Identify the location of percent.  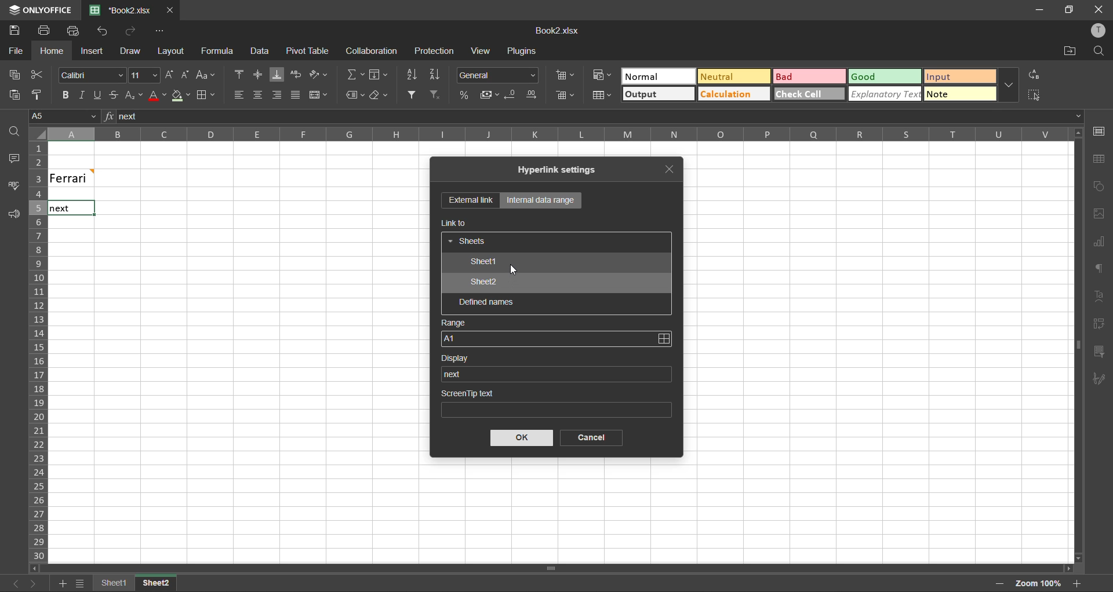
(464, 96).